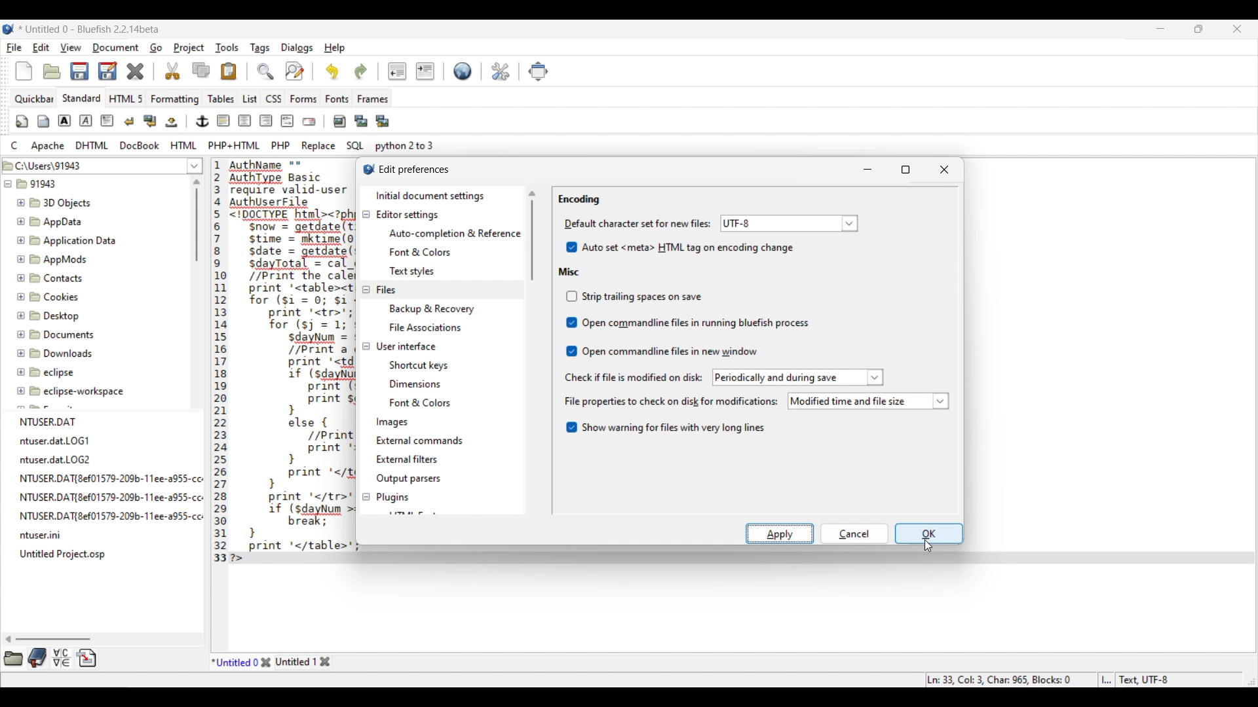 The image size is (1258, 707). What do you see at coordinates (415, 170) in the screenshot?
I see `Window title` at bounding box center [415, 170].